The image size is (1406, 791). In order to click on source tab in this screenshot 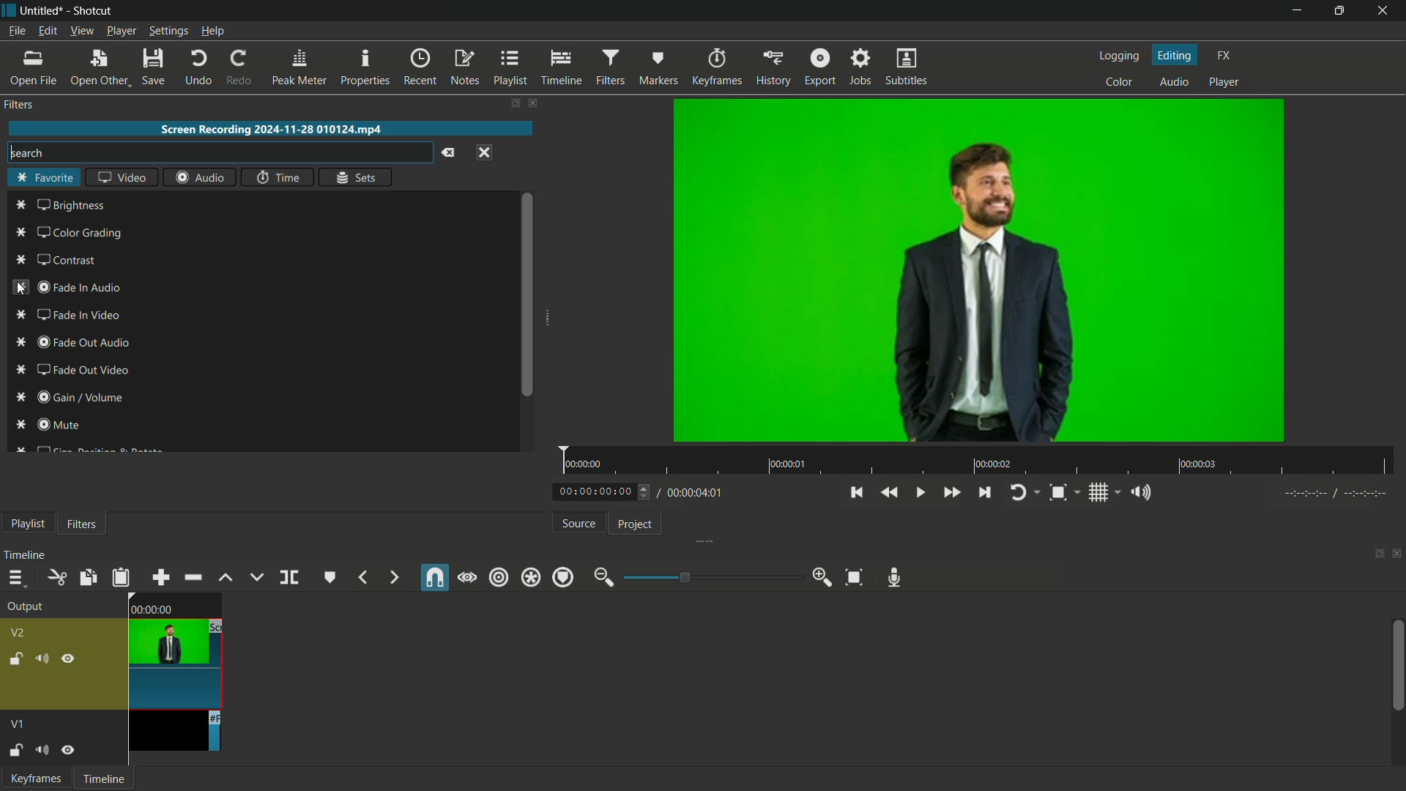, I will do `click(578, 523)`.